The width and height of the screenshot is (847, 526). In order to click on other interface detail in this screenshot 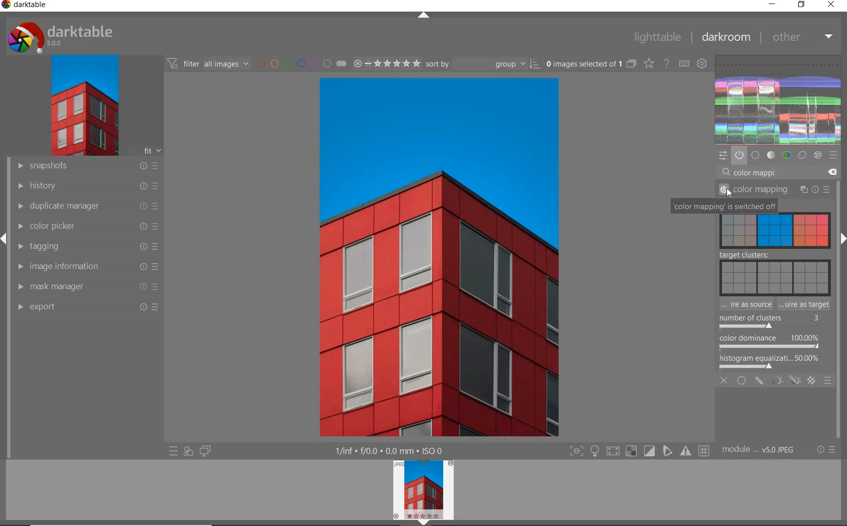, I will do `click(397, 451)`.